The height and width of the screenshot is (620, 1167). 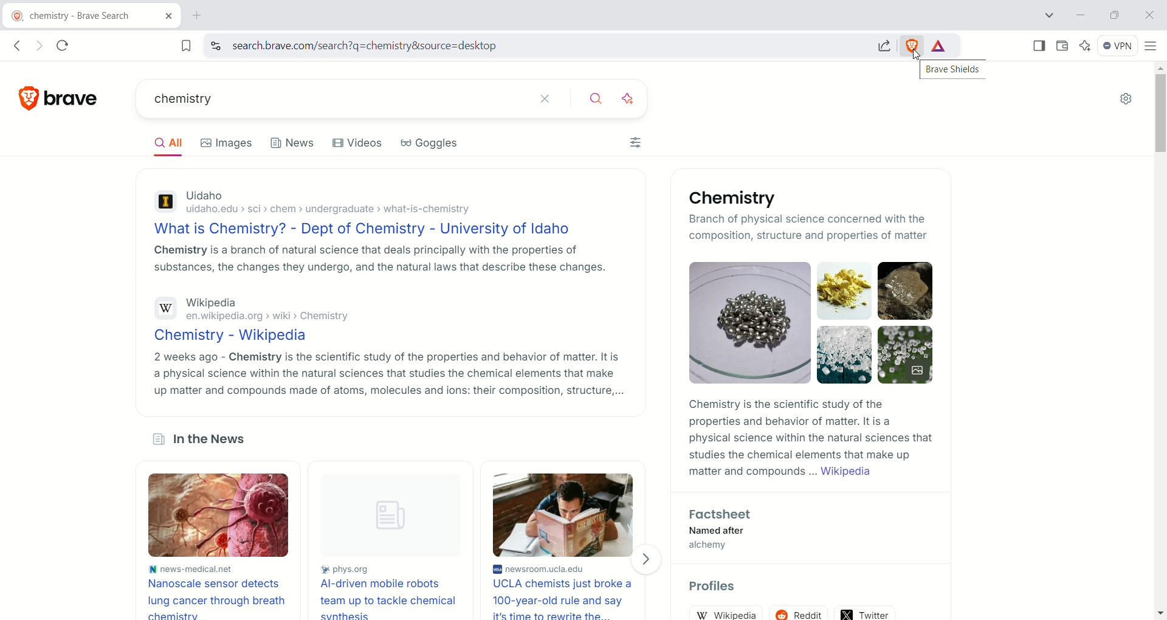 I want to click on show sidebar, so click(x=1038, y=46).